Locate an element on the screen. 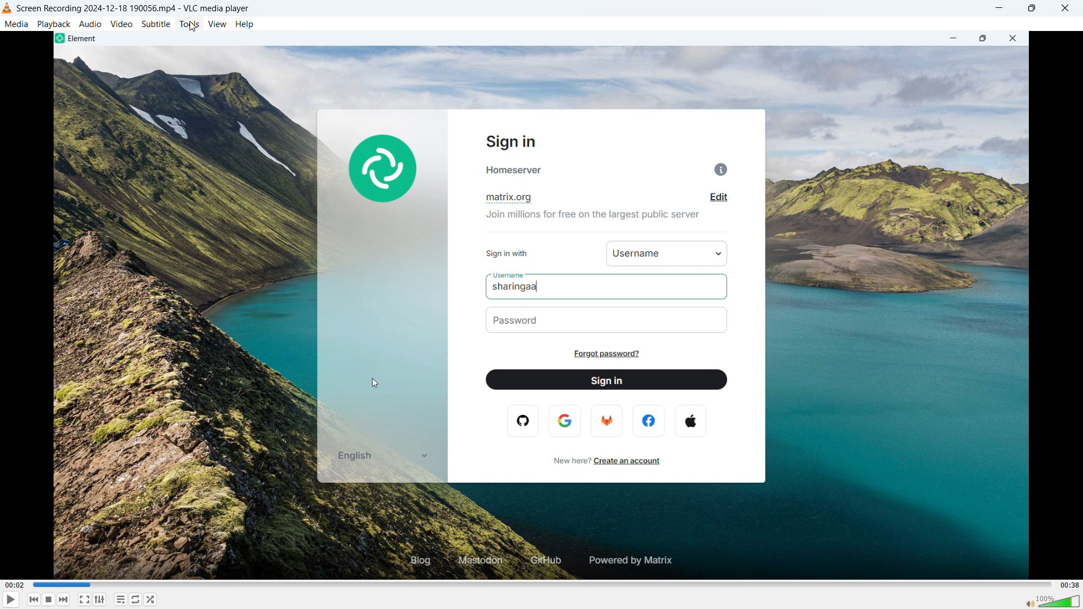 This screenshot has width=1083, height=609. username is located at coordinates (668, 252).